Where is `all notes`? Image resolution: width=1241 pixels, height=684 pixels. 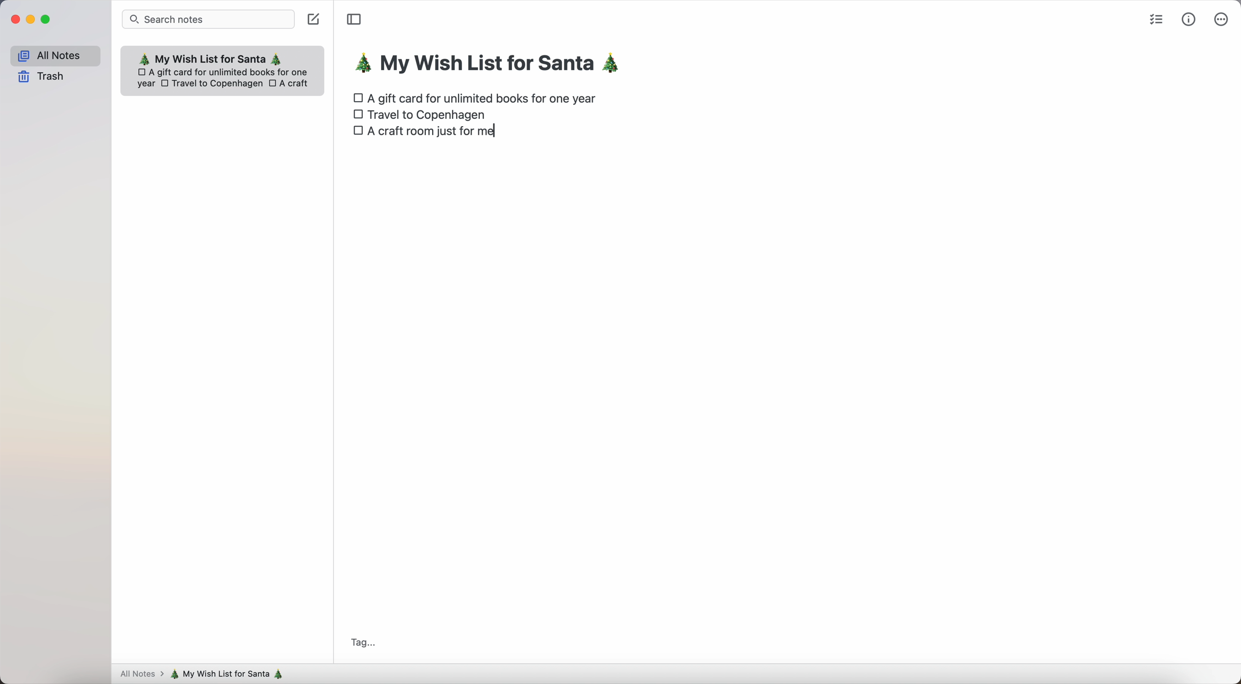
all notes is located at coordinates (140, 675).